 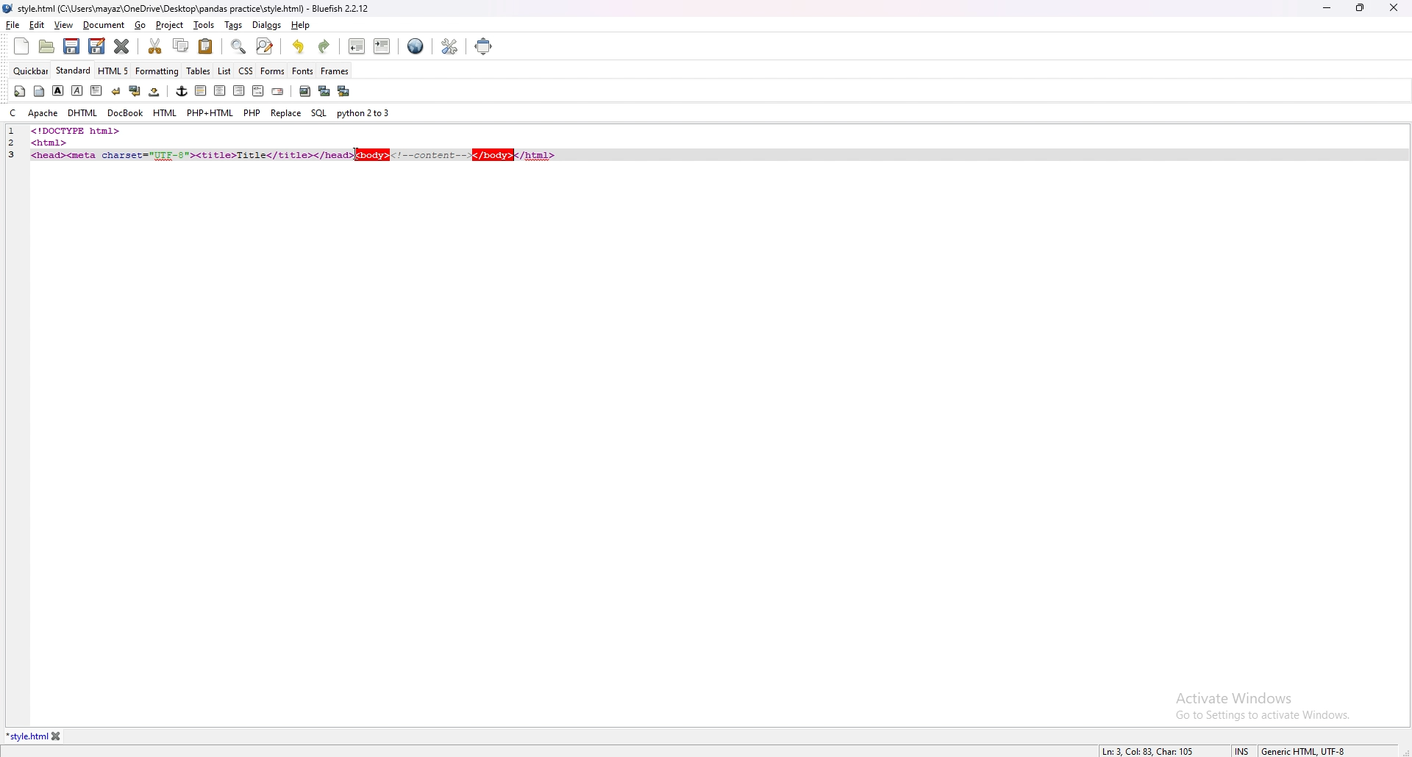 I want to click on go, so click(x=142, y=26).